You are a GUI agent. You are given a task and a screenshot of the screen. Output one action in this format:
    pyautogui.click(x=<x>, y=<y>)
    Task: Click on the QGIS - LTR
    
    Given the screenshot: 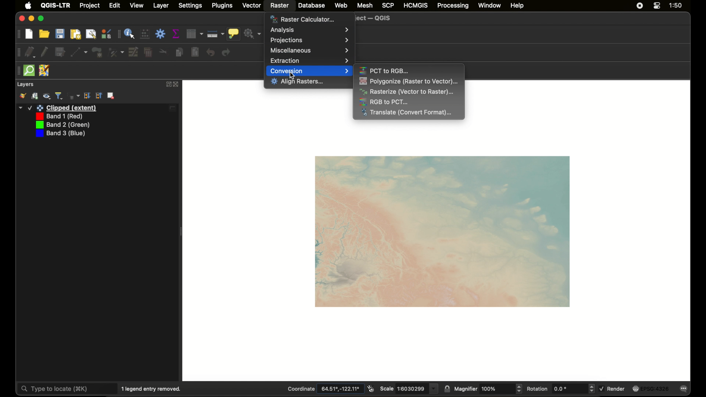 What is the action you would take?
    pyautogui.click(x=56, y=5)
    